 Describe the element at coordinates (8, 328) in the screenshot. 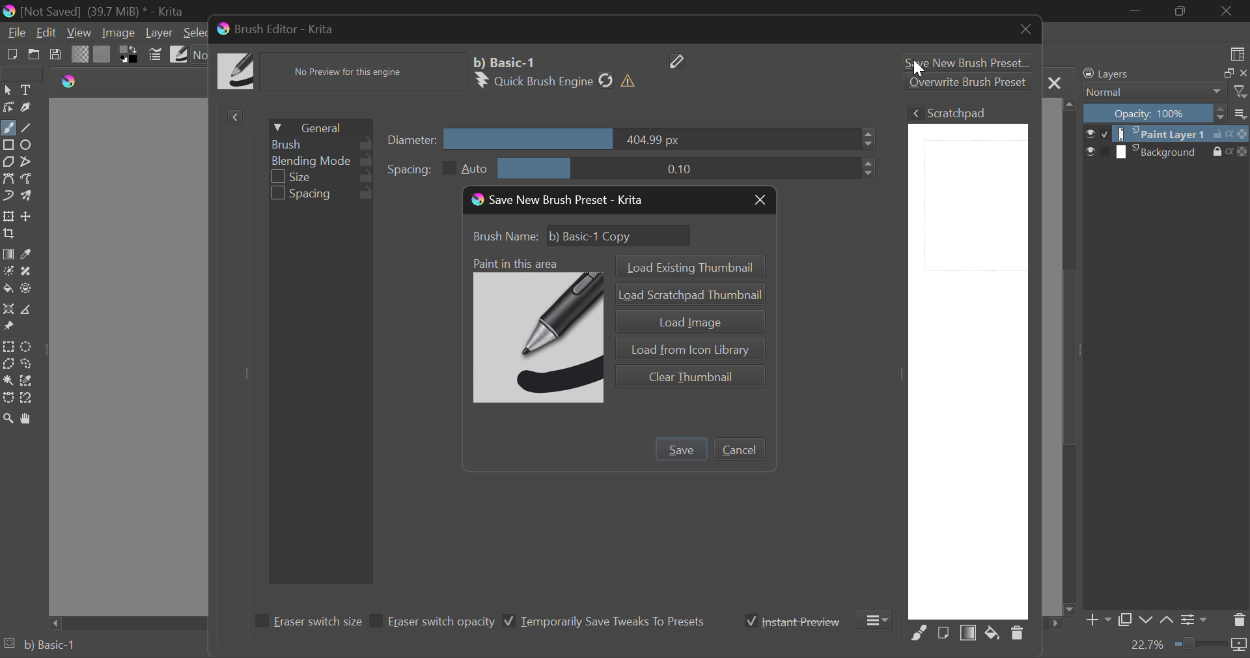

I see `Reference Images` at that location.